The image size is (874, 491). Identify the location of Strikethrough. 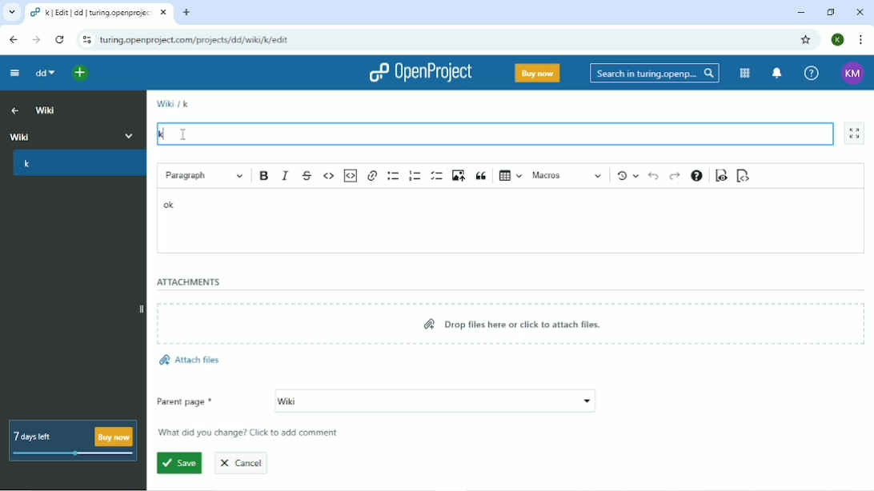
(307, 175).